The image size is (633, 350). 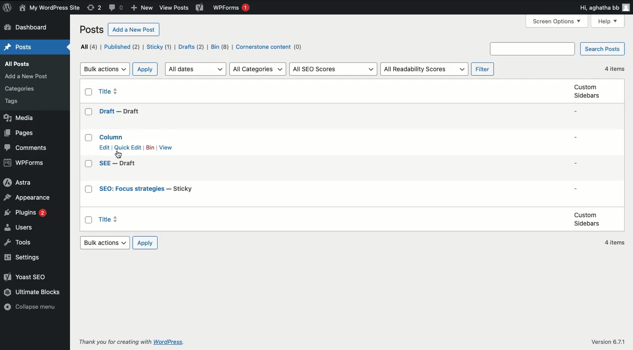 What do you see at coordinates (31, 28) in the screenshot?
I see `Dashboard` at bounding box center [31, 28].